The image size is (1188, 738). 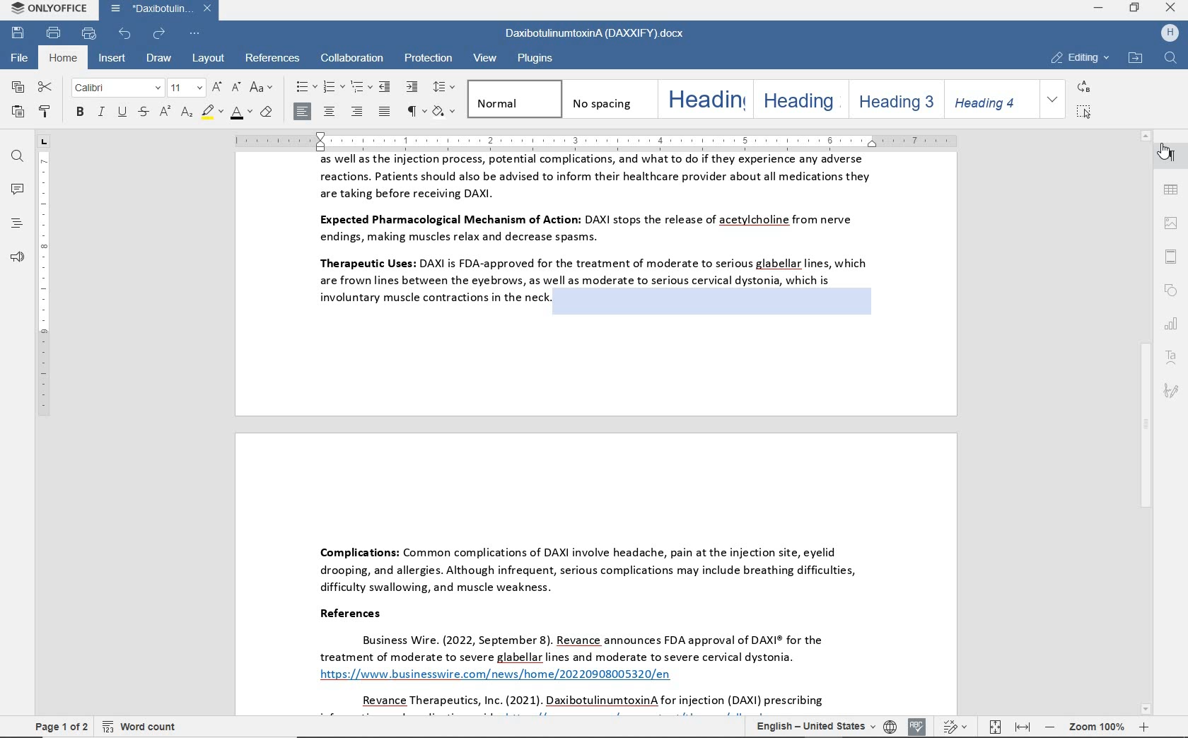 I want to click on align left, so click(x=357, y=111).